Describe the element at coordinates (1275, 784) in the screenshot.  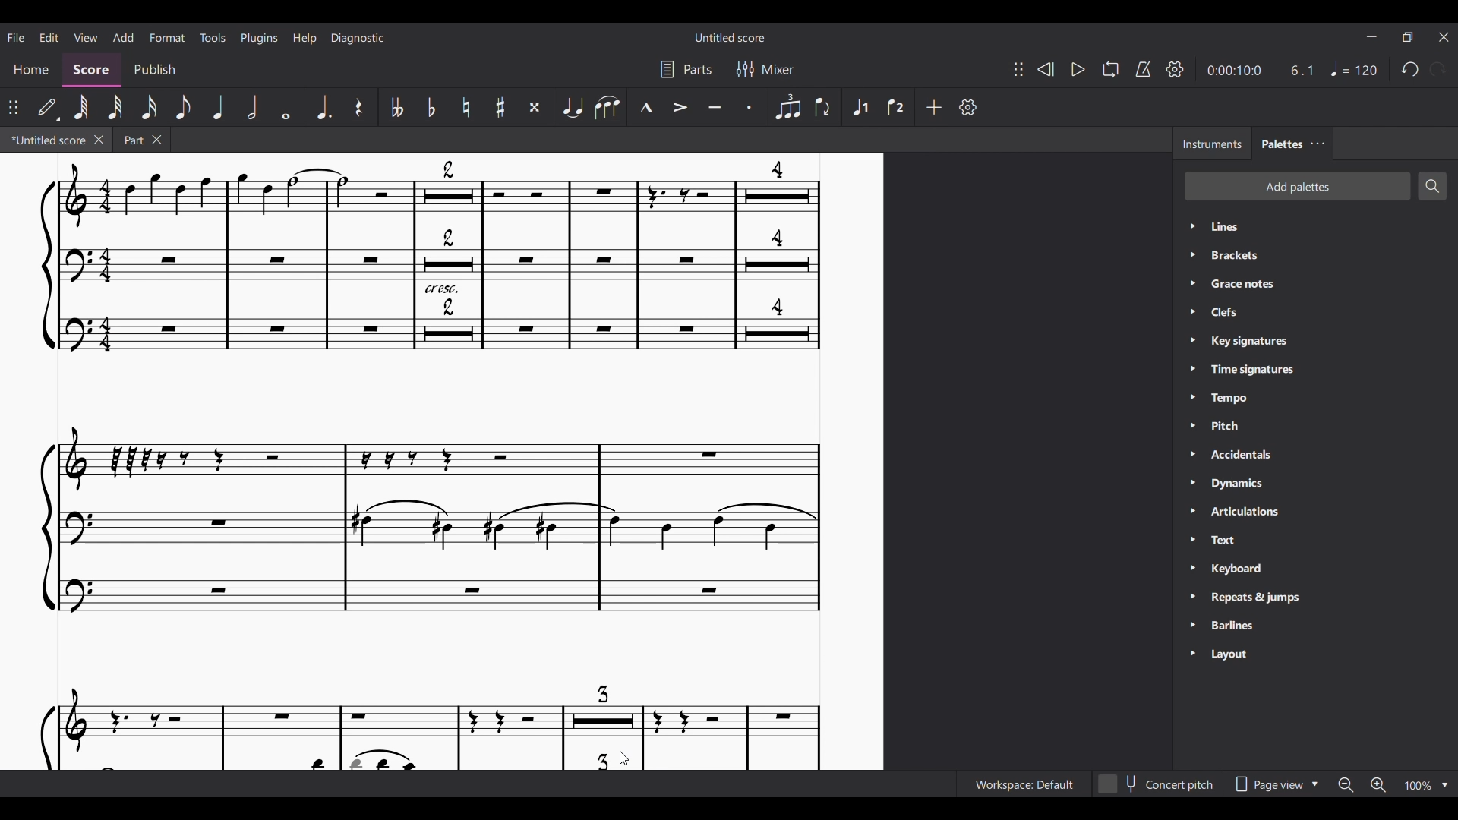
I see `Page view options` at that location.